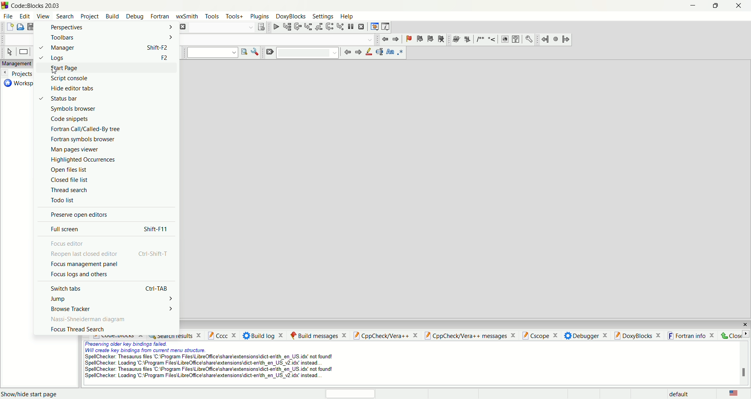 This screenshot has width=751, height=399. What do you see at coordinates (638, 335) in the screenshot?
I see `doxyblocks` at bounding box center [638, 335].